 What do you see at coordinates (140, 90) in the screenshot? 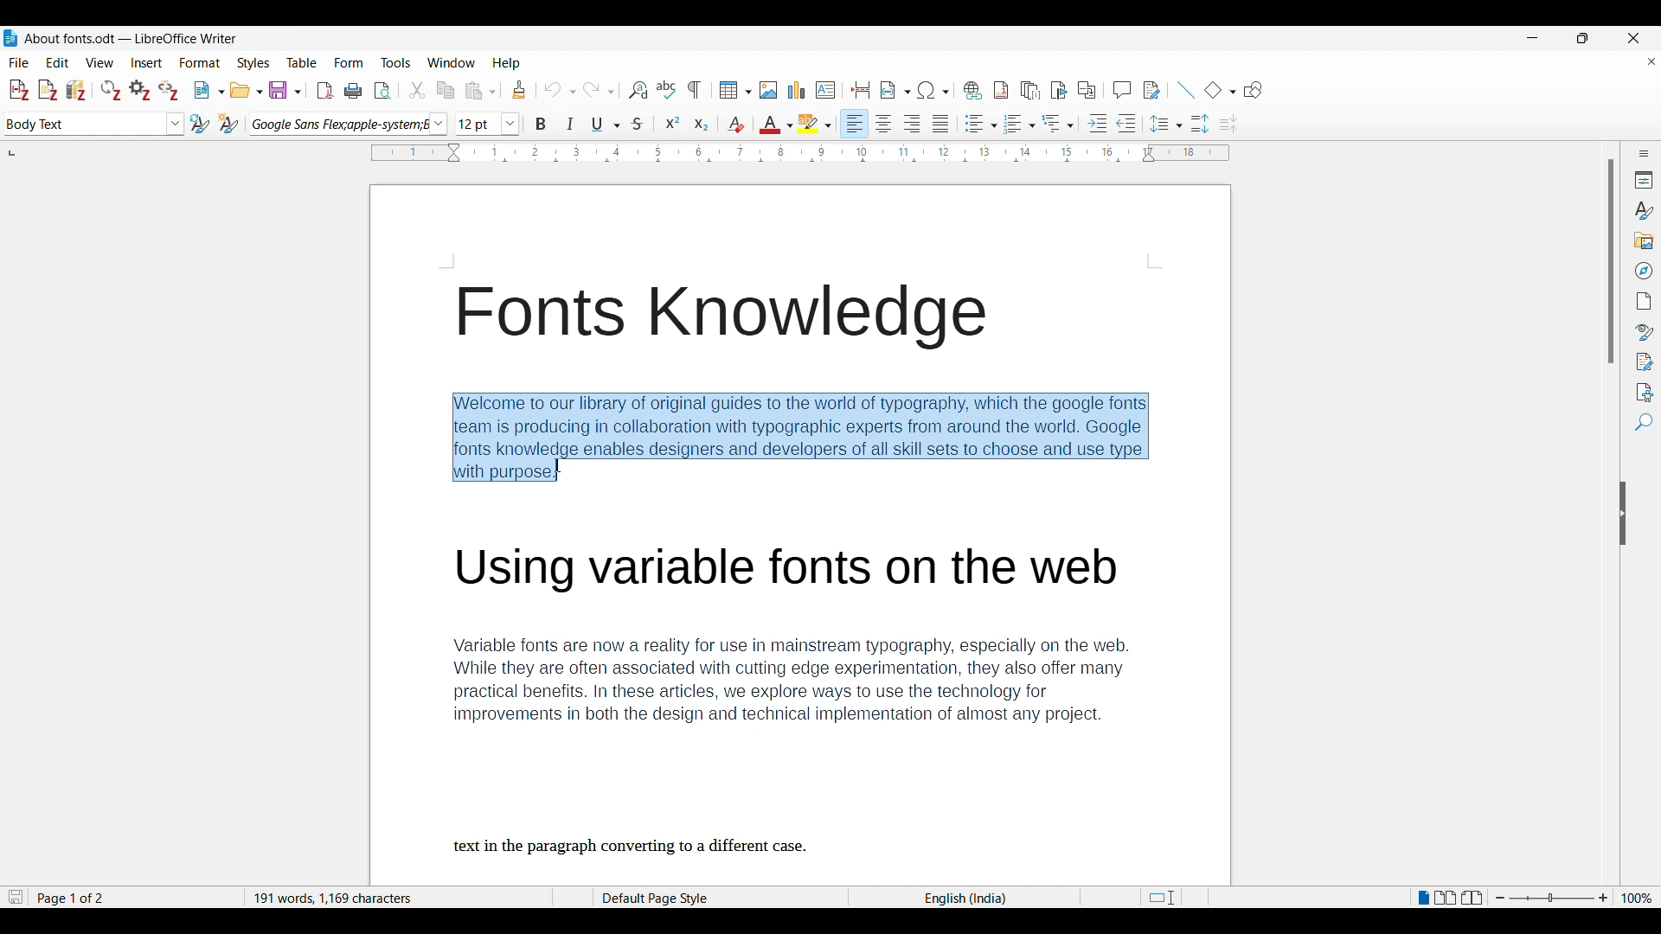
I see `Set document preferences` at bounding box center [140, 90].